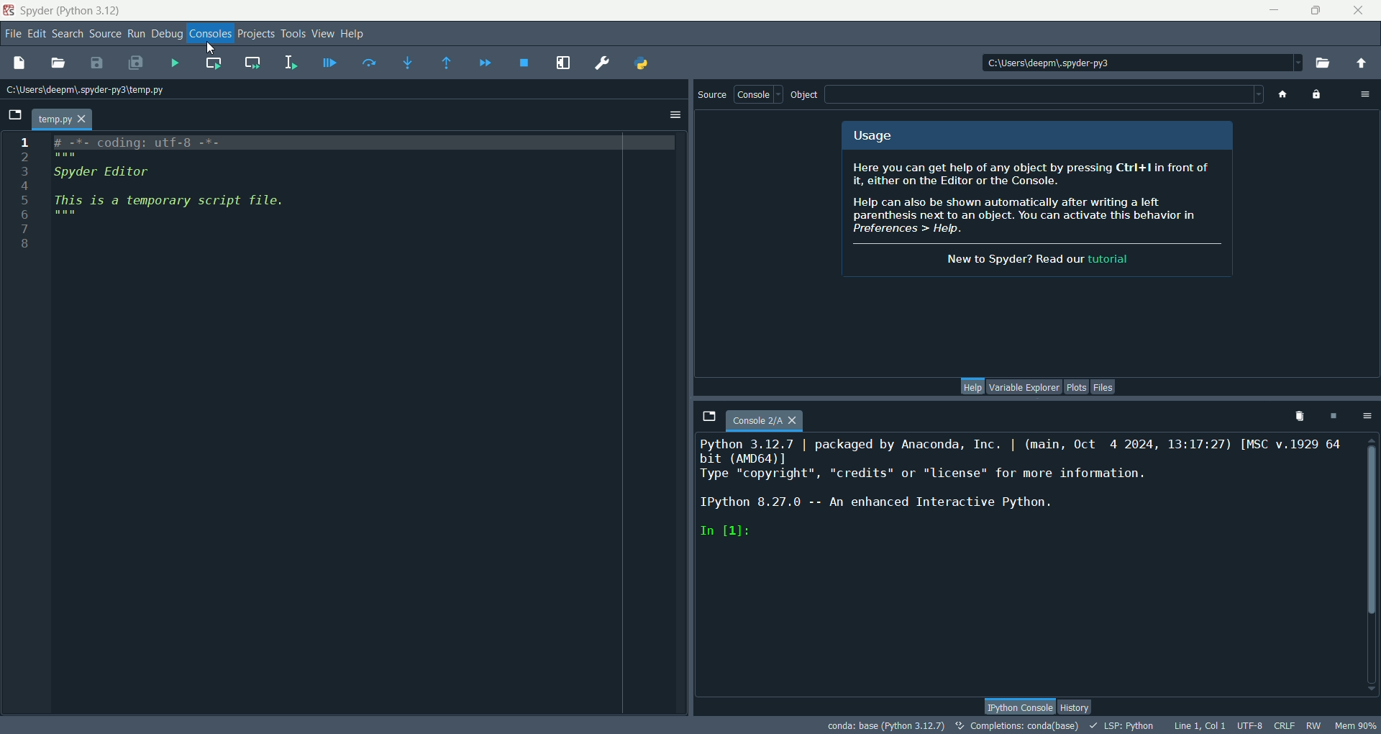 The height and width of the screenshot is (734, 1381). I want to click on close, so click(1357, 11).